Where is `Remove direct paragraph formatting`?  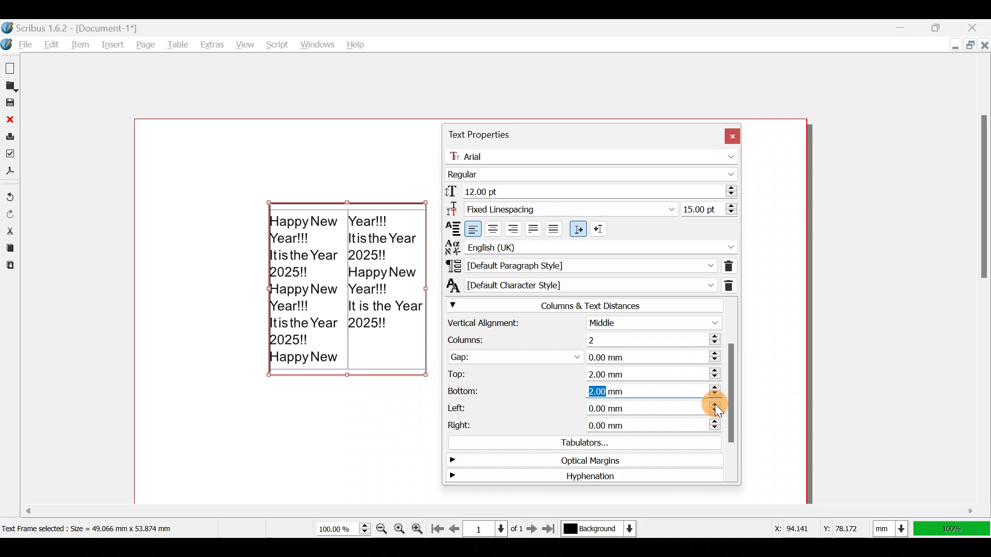 Remove direct paragraph formatting is located at coordinates (728, 265).